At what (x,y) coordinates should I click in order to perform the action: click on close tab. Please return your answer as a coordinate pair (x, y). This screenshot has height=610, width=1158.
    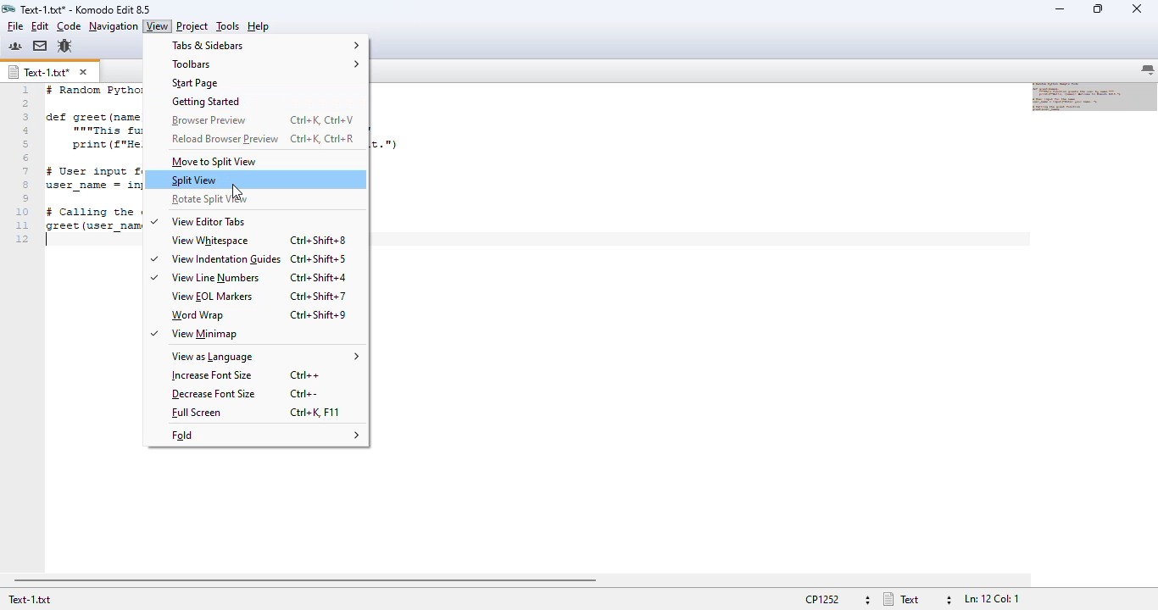
    Looking at the image, I should click on (83, 72).